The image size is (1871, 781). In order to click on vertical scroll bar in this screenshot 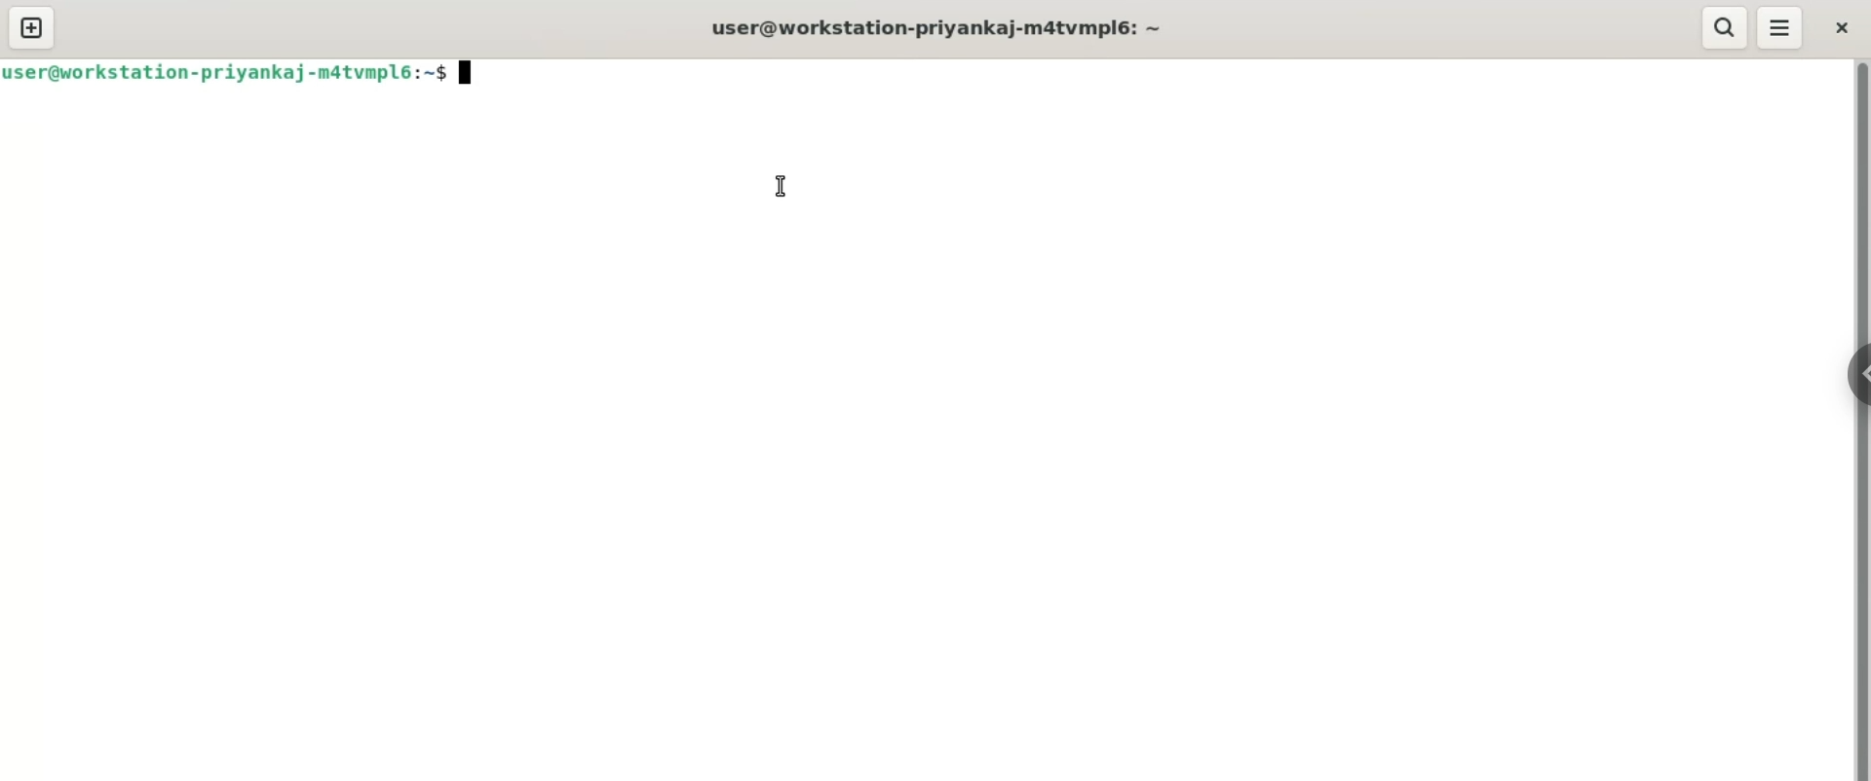, I will do `click(1863, 419)`.